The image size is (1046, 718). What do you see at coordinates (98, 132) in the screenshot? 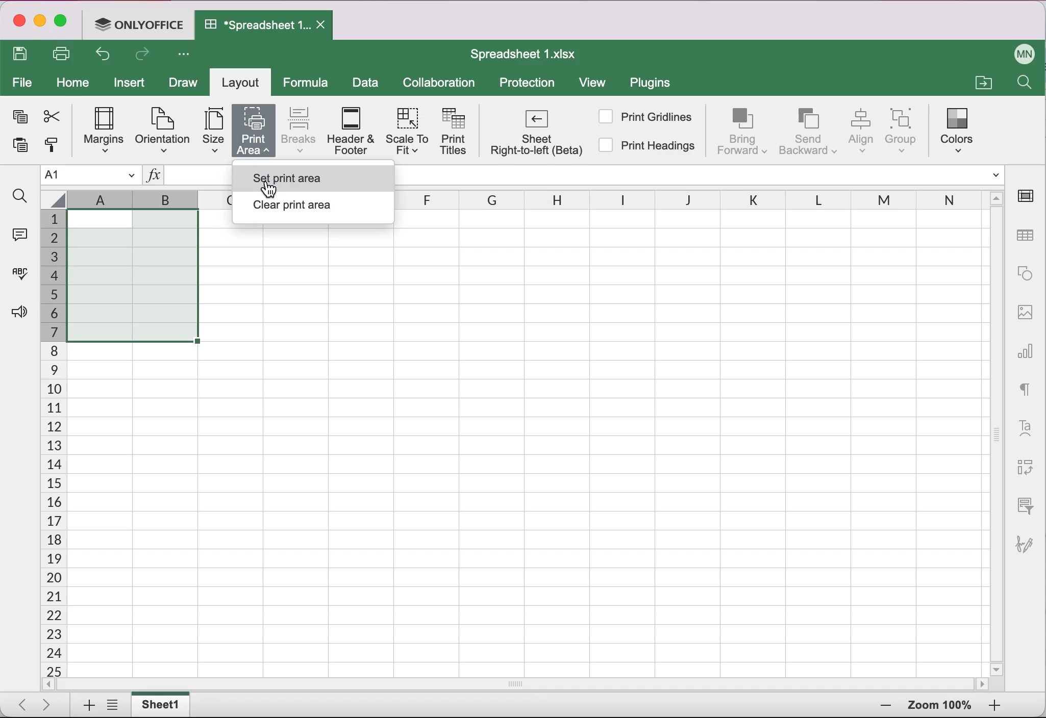
I see `Margins` at bounding box center [98, 132].